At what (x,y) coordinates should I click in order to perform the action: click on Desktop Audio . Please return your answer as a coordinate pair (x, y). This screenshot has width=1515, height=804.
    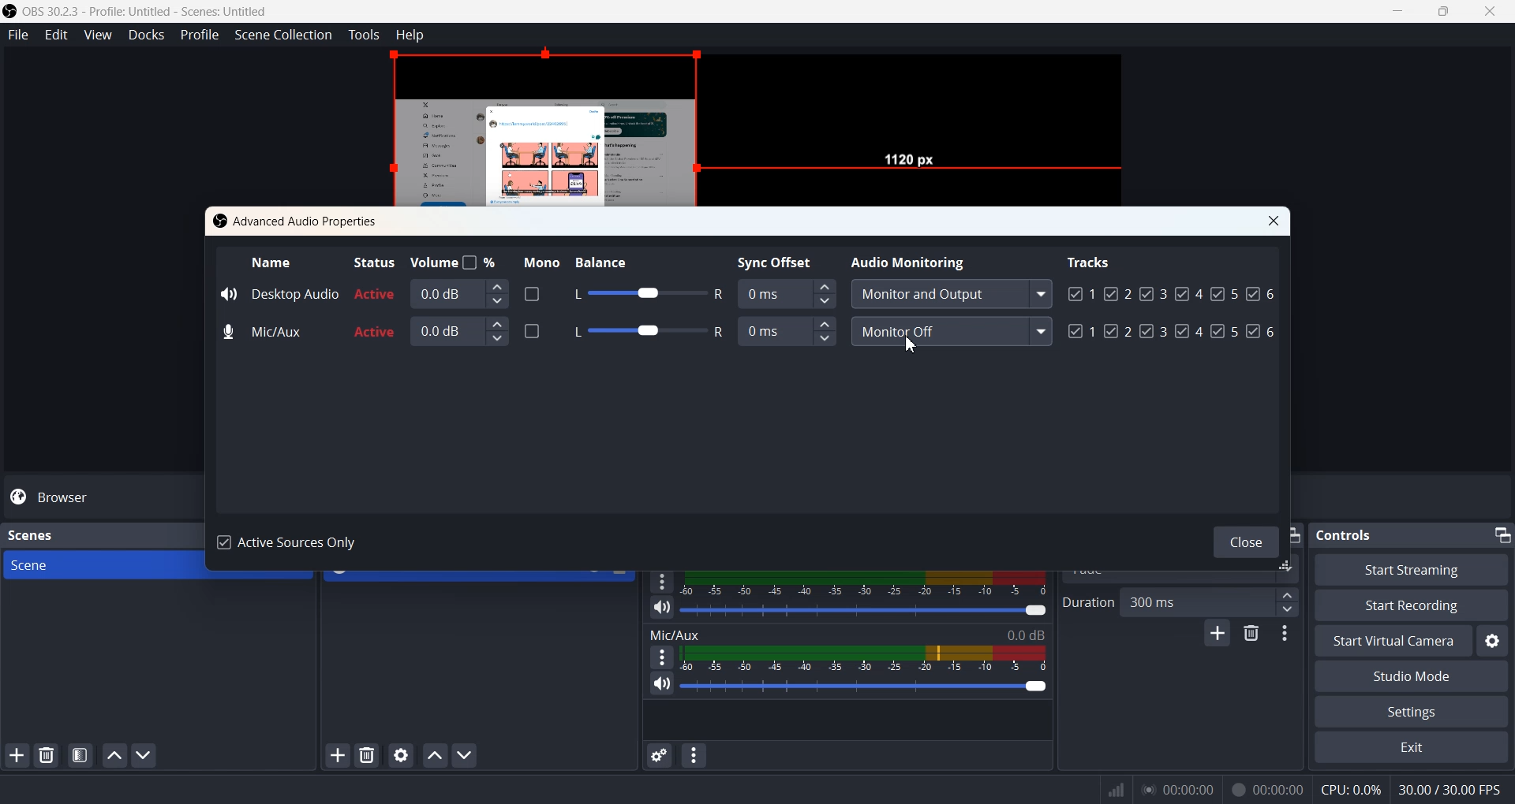
    Looking at the image, I should click on (279, 292).